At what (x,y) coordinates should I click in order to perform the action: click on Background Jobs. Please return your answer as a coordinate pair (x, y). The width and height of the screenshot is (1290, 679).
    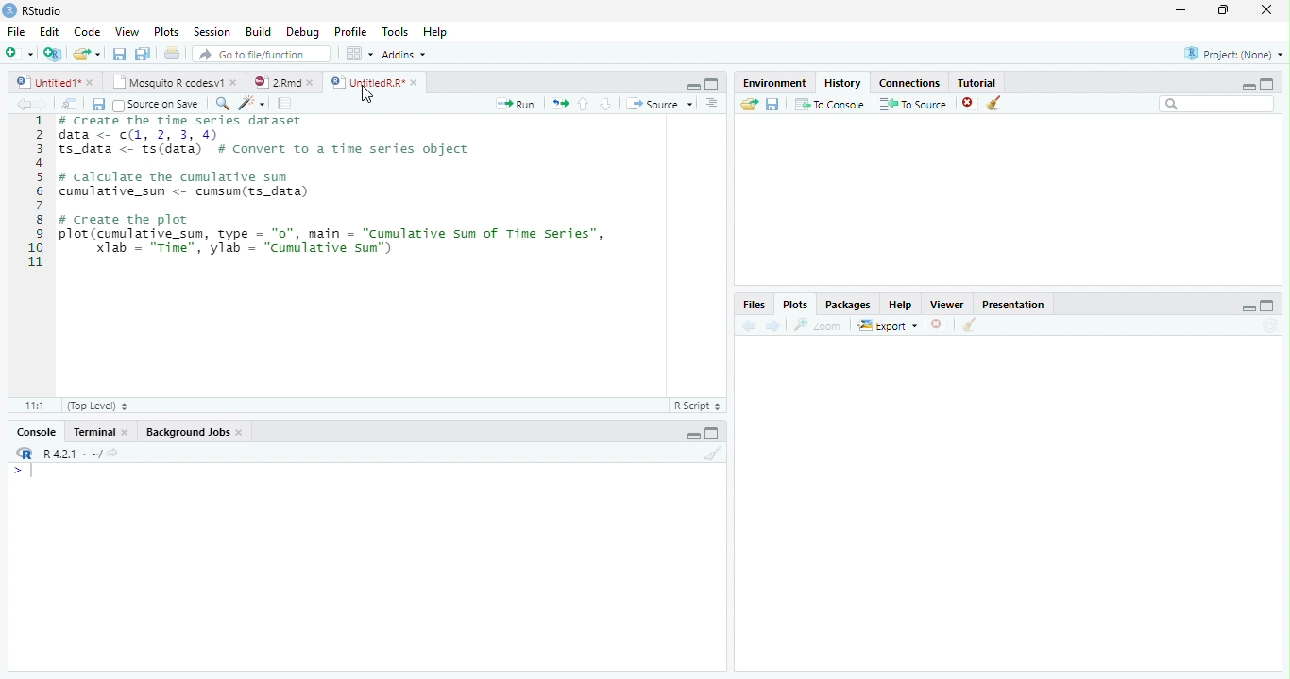
    Looking at the image, I should click on (195, 431).